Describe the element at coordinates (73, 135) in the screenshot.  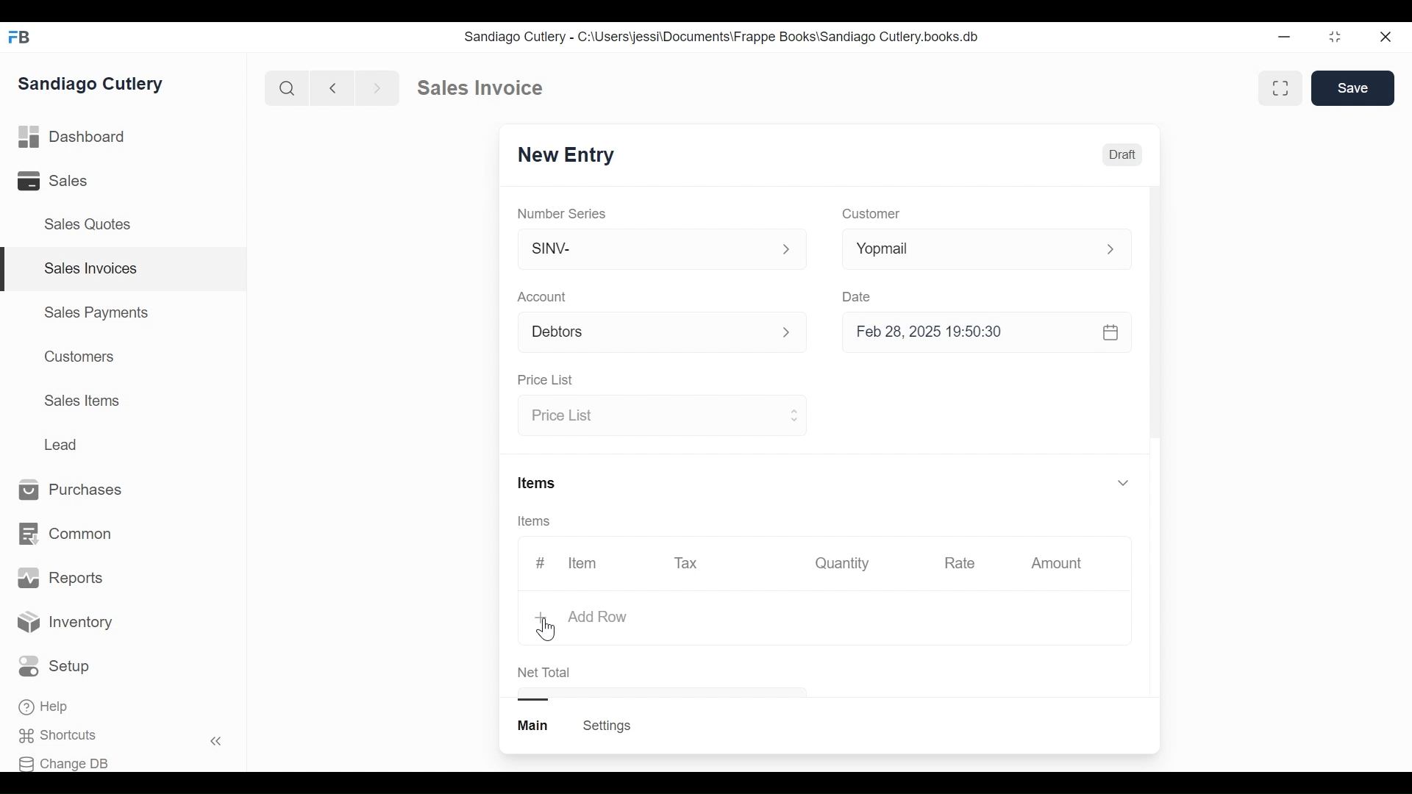
I see `Dashboard` at that location.